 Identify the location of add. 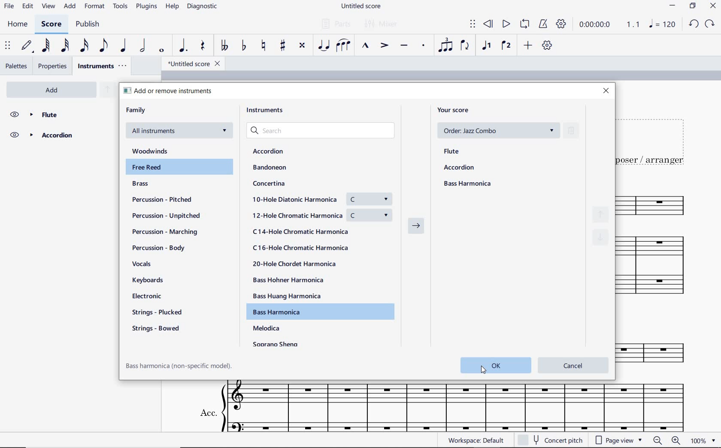
(527, 46).